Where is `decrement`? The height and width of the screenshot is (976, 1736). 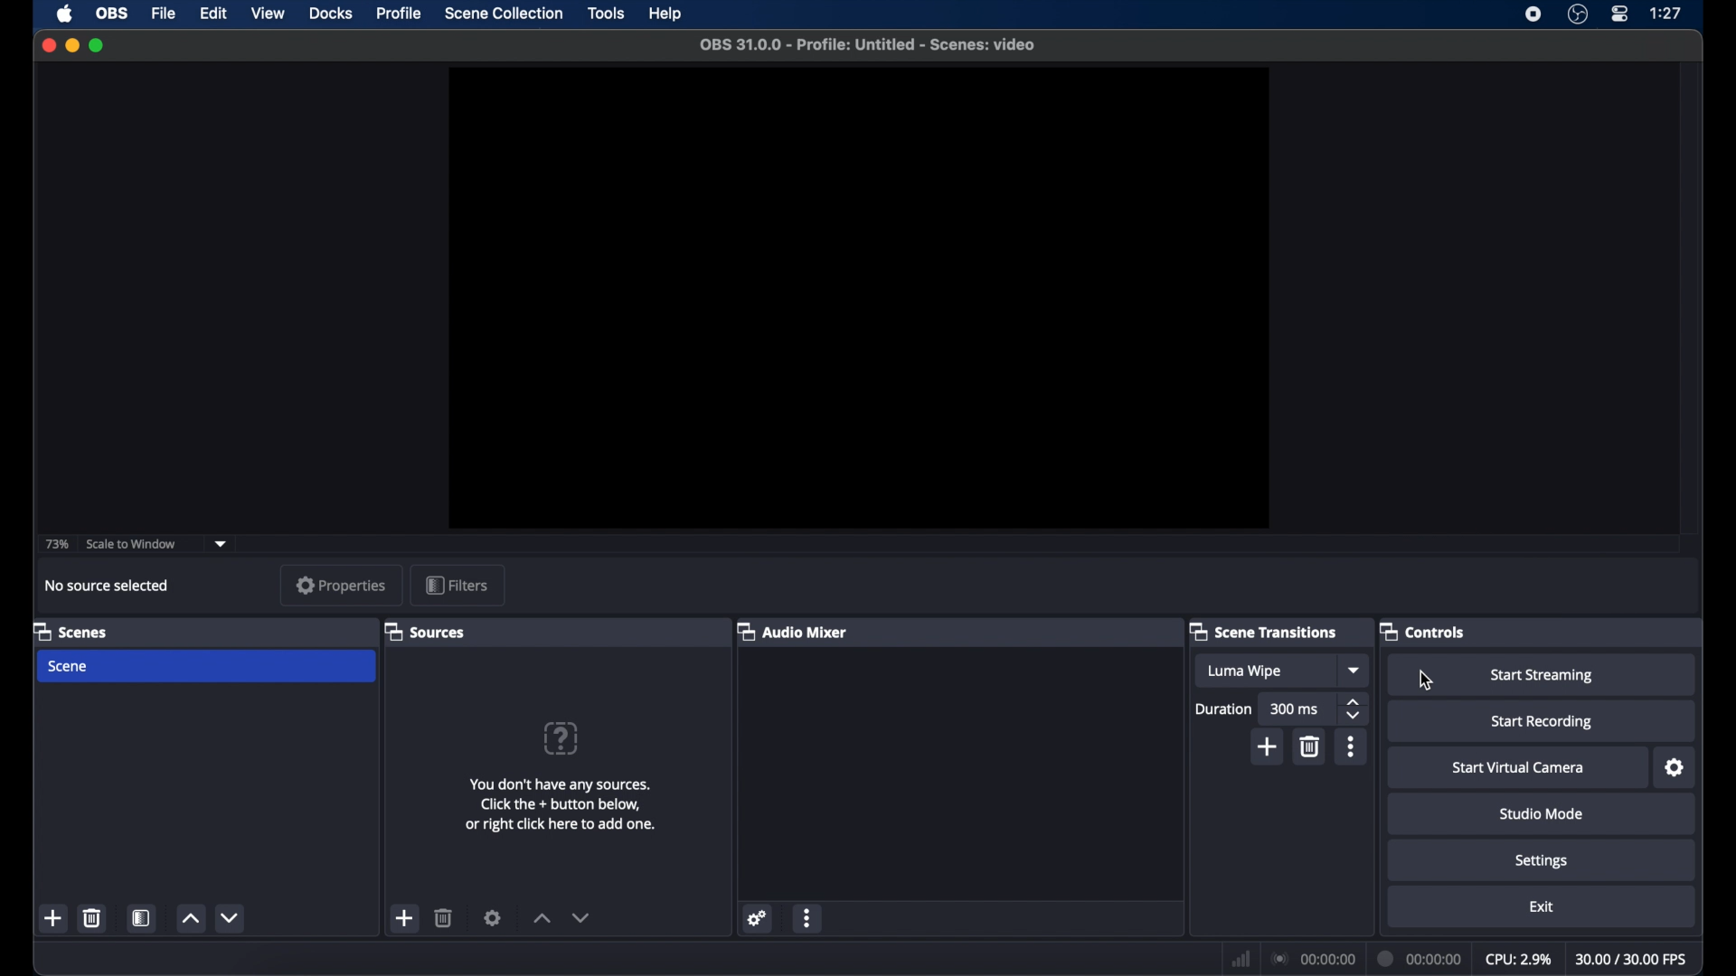 decrement is located at coordinates (581, 917).